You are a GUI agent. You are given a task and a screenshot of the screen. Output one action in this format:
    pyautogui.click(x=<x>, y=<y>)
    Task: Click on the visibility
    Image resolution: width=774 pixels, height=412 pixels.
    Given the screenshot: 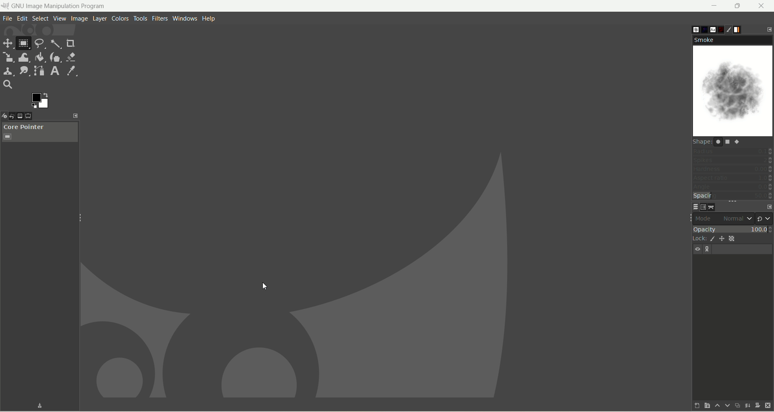 What is the action you would take?
    pyautogui.click(x=698, y=249)
    